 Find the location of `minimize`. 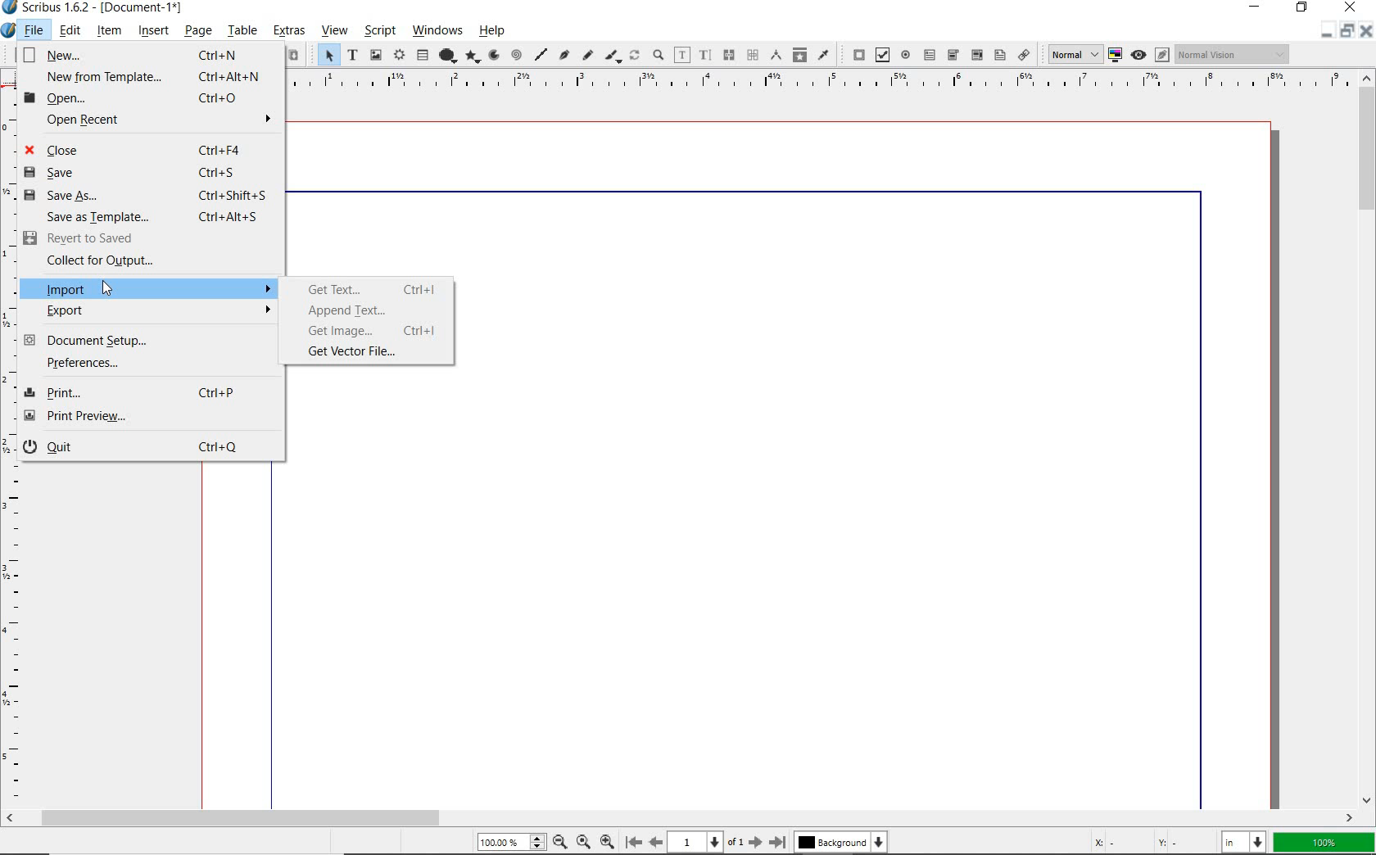

minimize is located at coordinates (1259, 7).